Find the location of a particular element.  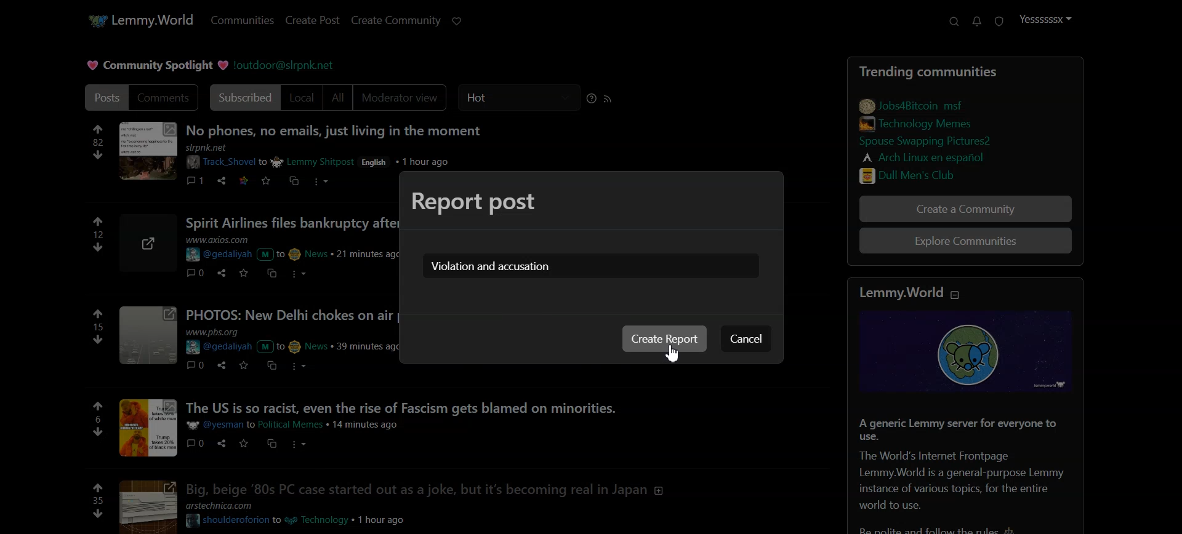

link is located at coordinates (927, 156).